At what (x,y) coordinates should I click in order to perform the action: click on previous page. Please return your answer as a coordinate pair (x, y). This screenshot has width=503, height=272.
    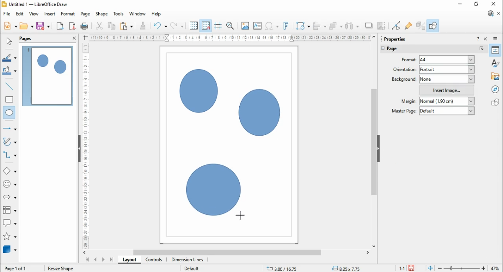
    Looking at the image, I should click on (96, 260).